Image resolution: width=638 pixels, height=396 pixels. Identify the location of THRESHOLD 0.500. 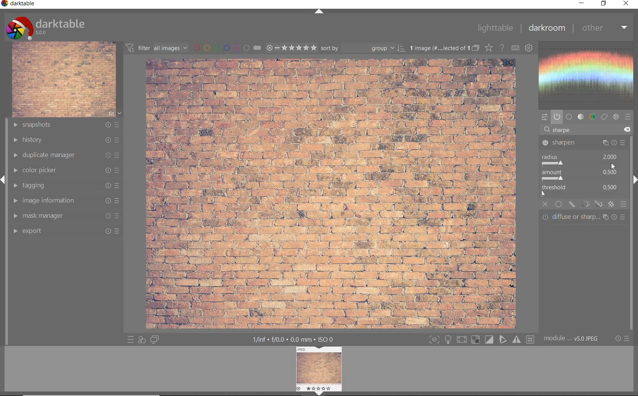
(582, 191).